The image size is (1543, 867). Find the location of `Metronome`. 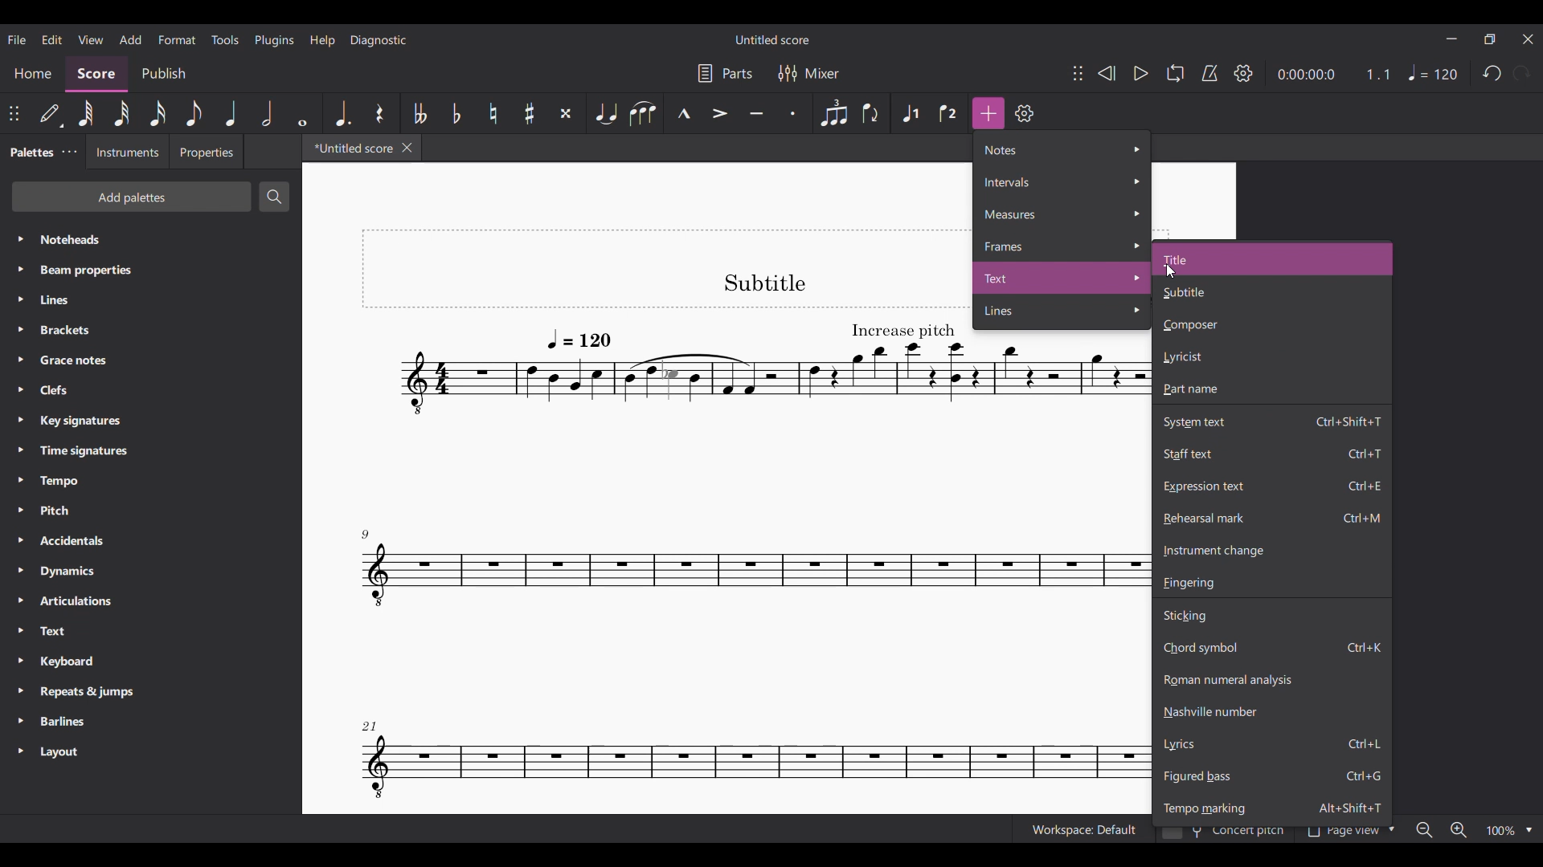

Metronome is located at coordinates (1209, 73).